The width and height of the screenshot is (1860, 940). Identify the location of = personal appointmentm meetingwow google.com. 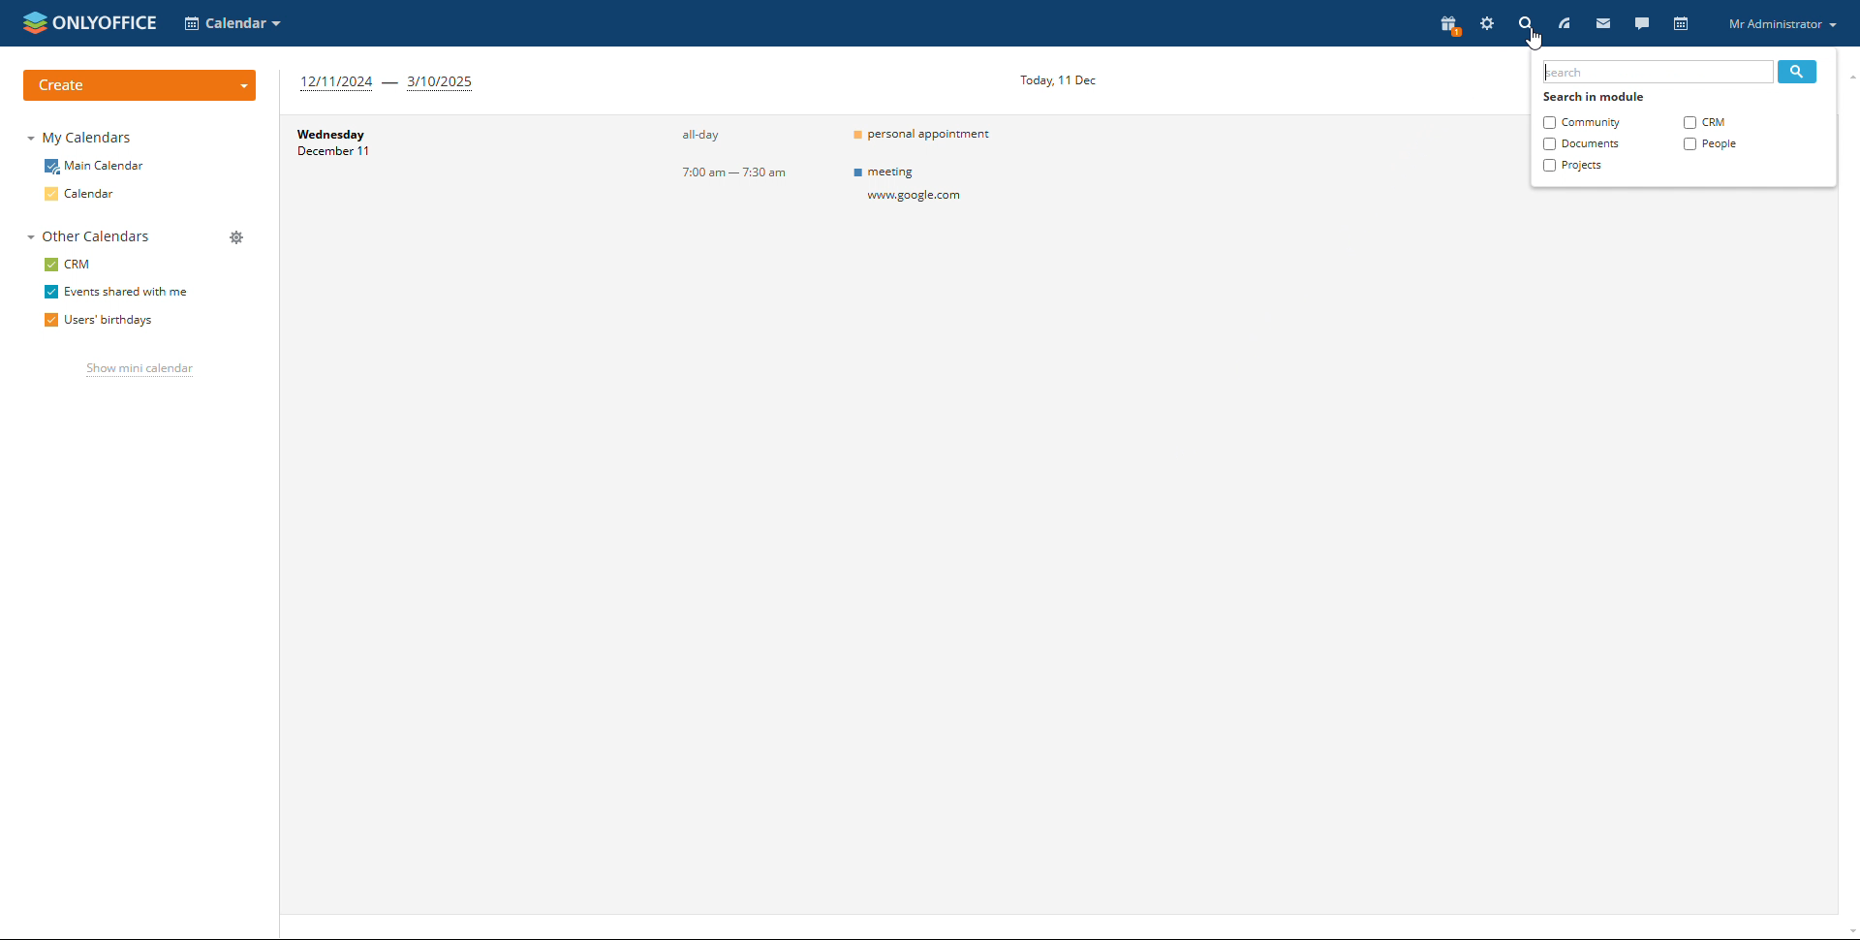
(927, 189).